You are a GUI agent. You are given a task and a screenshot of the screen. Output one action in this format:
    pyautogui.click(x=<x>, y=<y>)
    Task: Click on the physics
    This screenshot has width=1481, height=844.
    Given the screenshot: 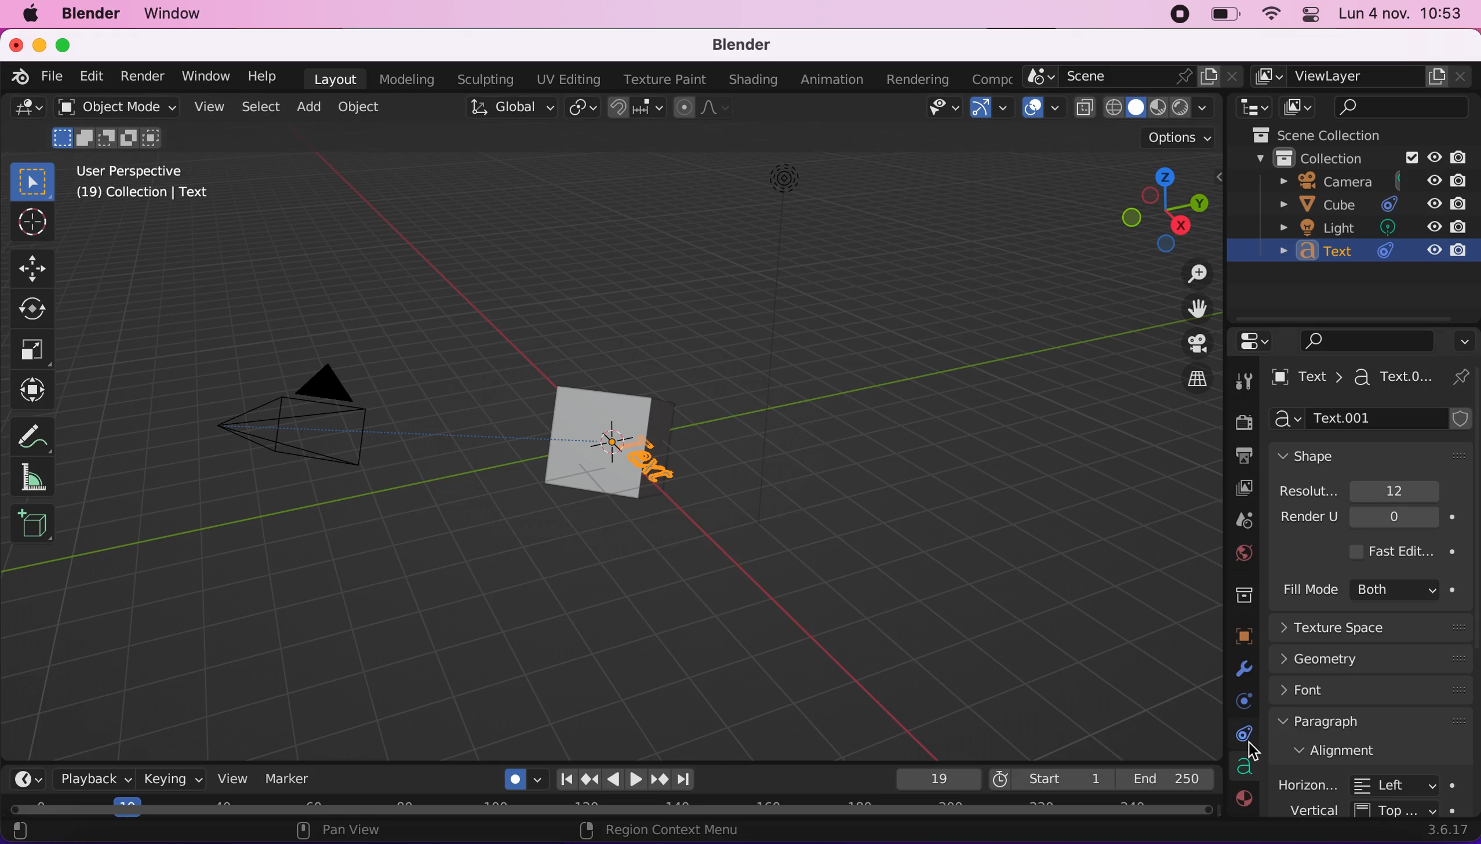 What is the action you would take?
    pyautogui.click(x=1240, y=700)
    